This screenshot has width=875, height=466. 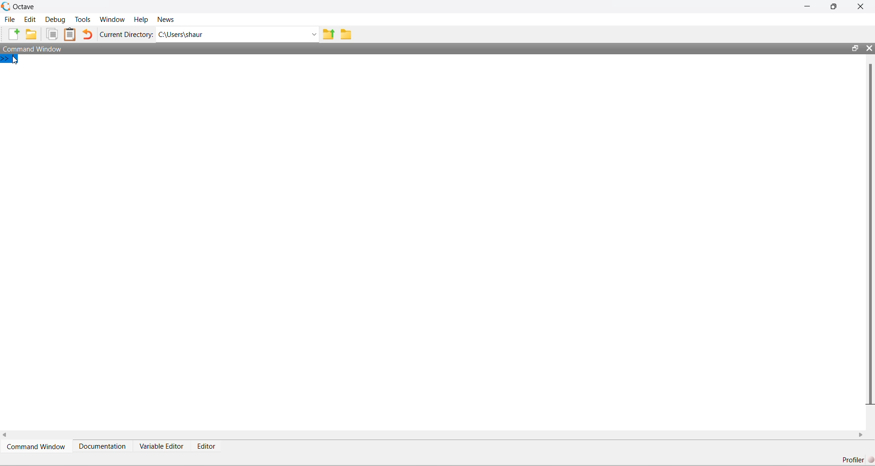 What do you see at coordinates (69, 35) in the screenshot?
I see `Clipboard` at bounding box center [69, 35].